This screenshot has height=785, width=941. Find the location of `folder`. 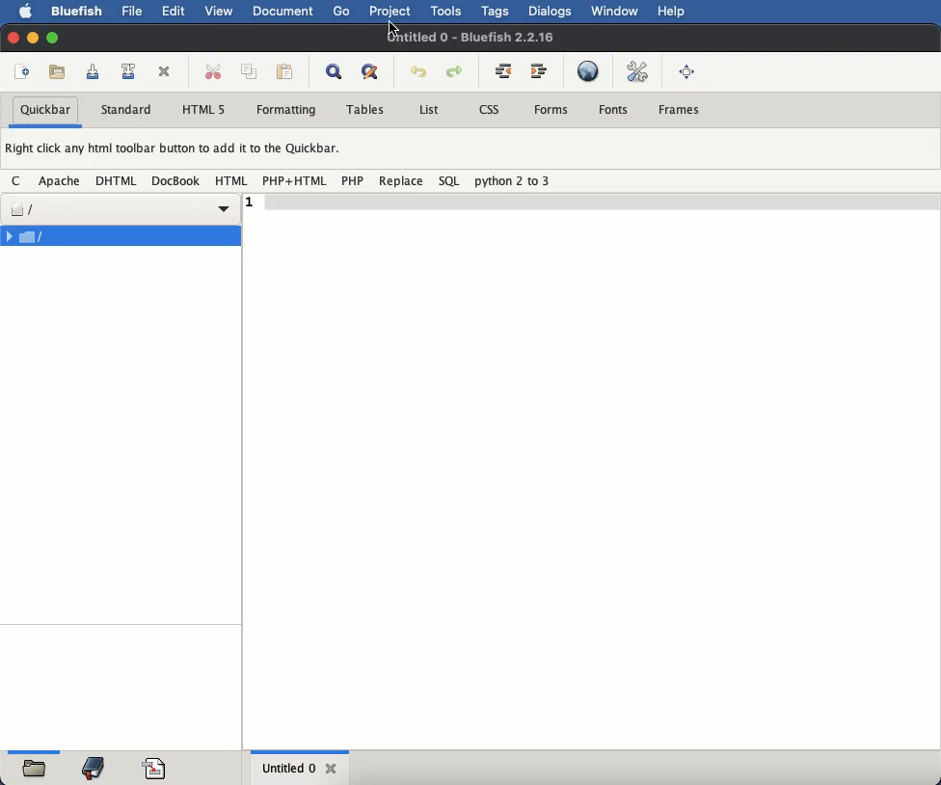

folder is located at coordinates (34, 770).